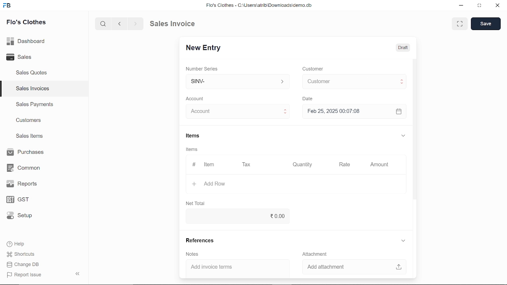  Describe the element at coordinates (211, 184) in the screenshot. I see `+ Add Row` at that location.